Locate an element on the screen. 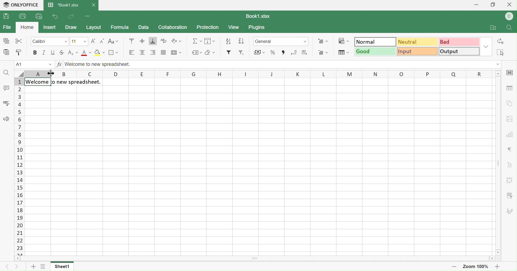  Align Top is located at coordinates (131, 41).